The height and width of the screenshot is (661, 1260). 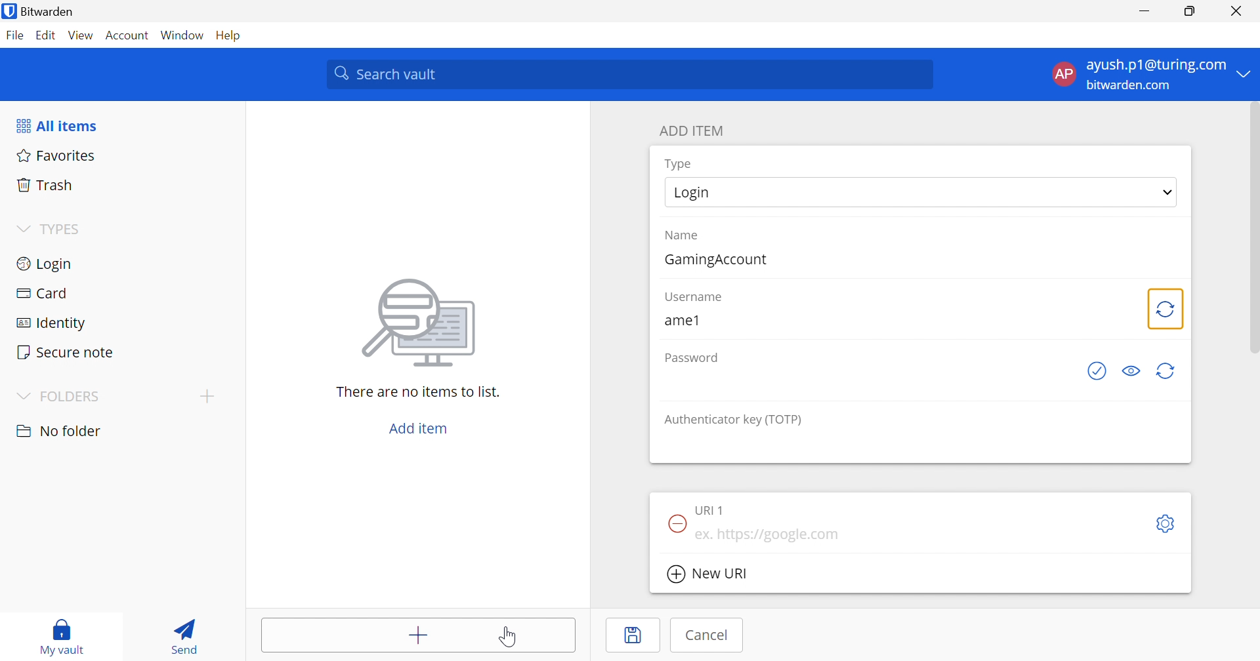 What do you see at coordinates (15, 36) in the screenshot?
I see `File` at bounding box center [15, 36].